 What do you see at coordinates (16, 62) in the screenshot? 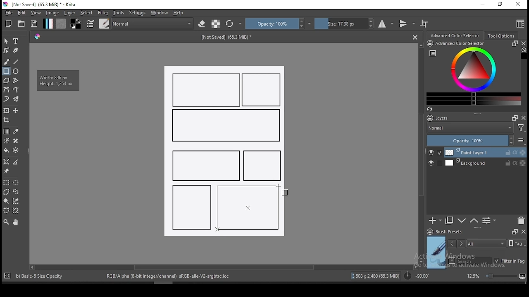
I see `line tool` at bounding box center [16, 62].